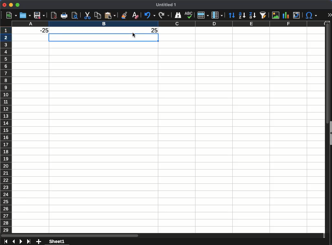 The height and width of the screenshot is (245, 332). What do you see at coordinates (6, 242) in the screenshot?
I see `first sheet` at bounding box center [6, 242].